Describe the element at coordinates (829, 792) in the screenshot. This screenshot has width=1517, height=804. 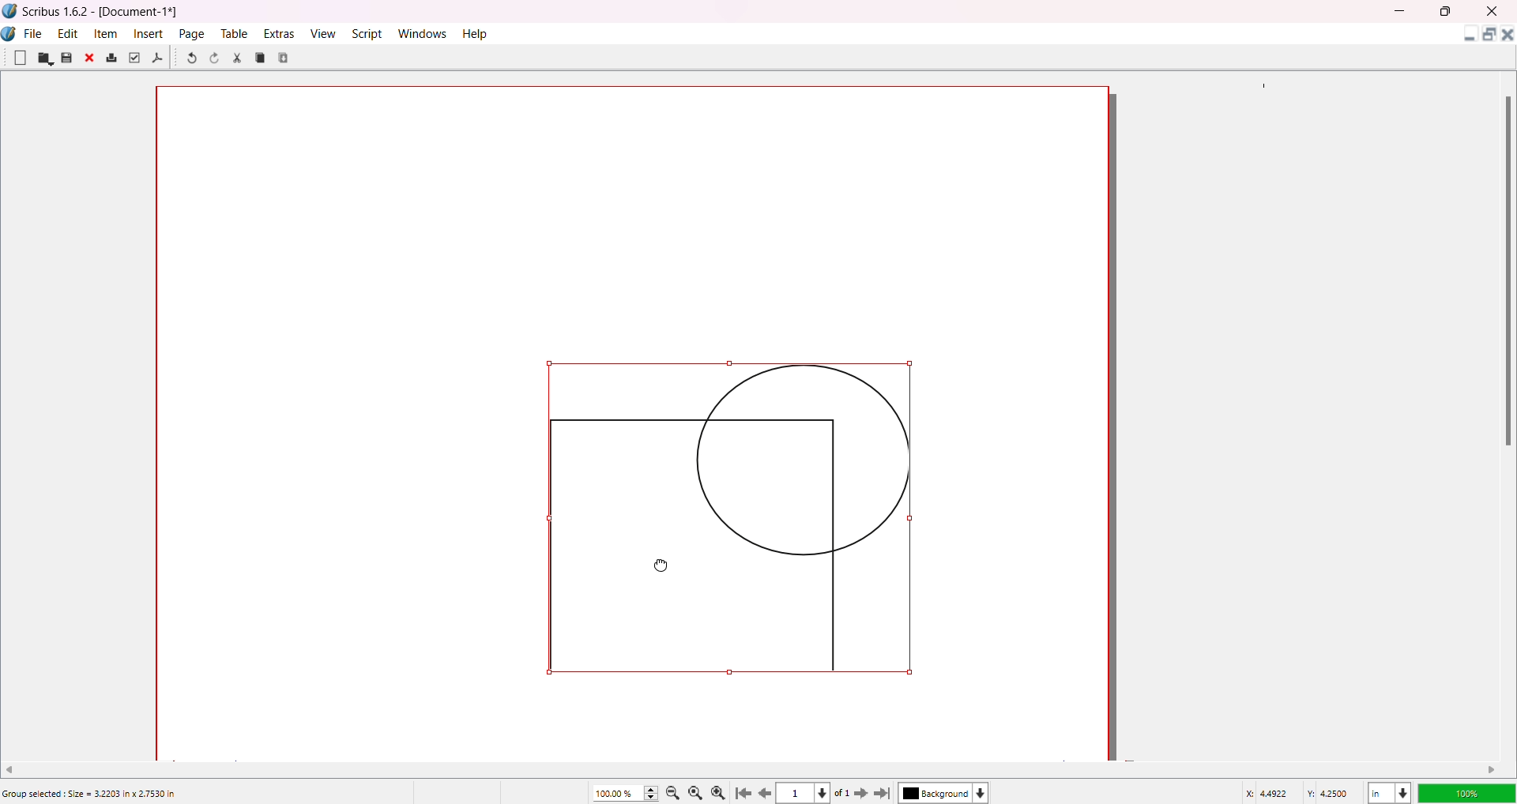
I see `Page dropdown` at that location.